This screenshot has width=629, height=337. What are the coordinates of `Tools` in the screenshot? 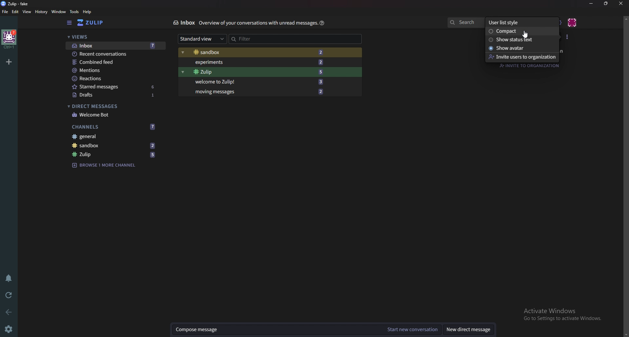 It's located at (74, 12).